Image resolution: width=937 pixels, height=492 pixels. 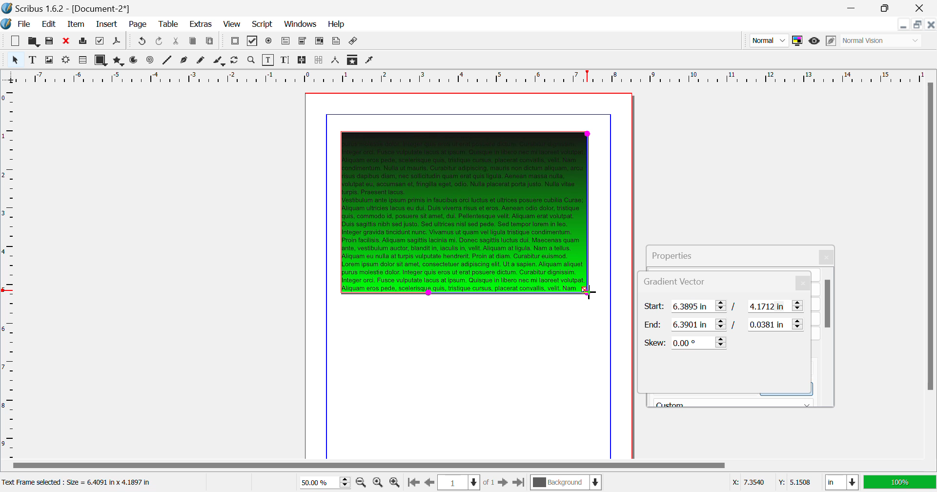 I want to click on Close, so click(x=931, y=24).